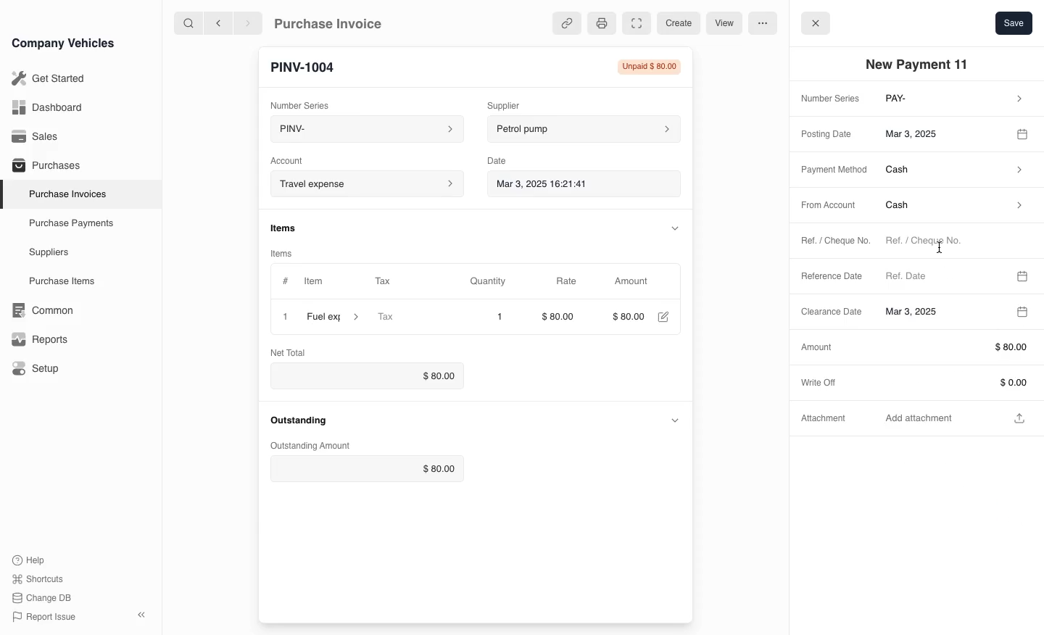  Describe the element at coordinates (565, 281) in the screenshot. I see `Rate` at that location.